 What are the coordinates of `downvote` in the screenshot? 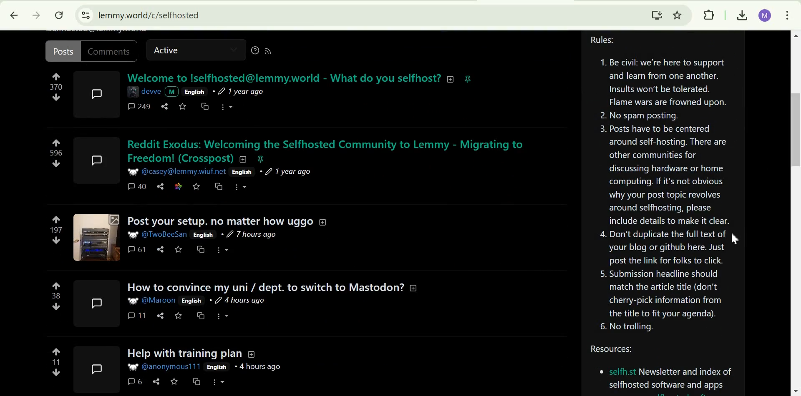 It's located at (56, 98).